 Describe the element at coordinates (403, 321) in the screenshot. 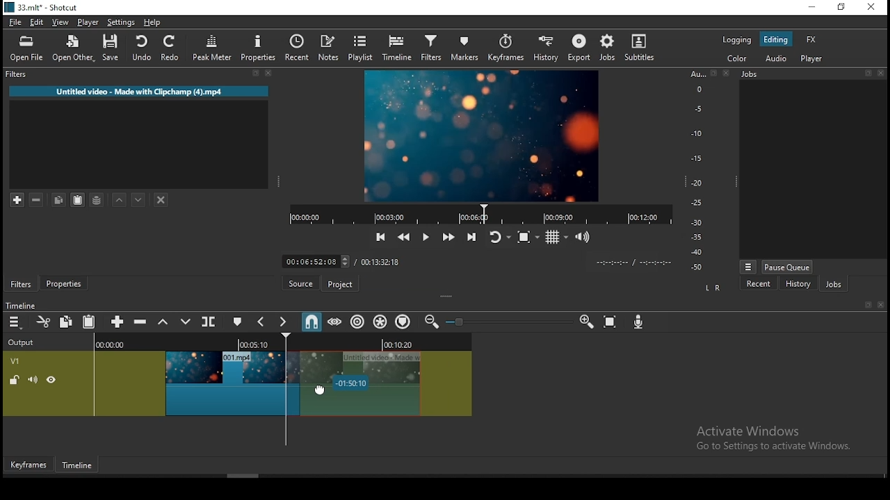

I see `ripple markers` at that location.